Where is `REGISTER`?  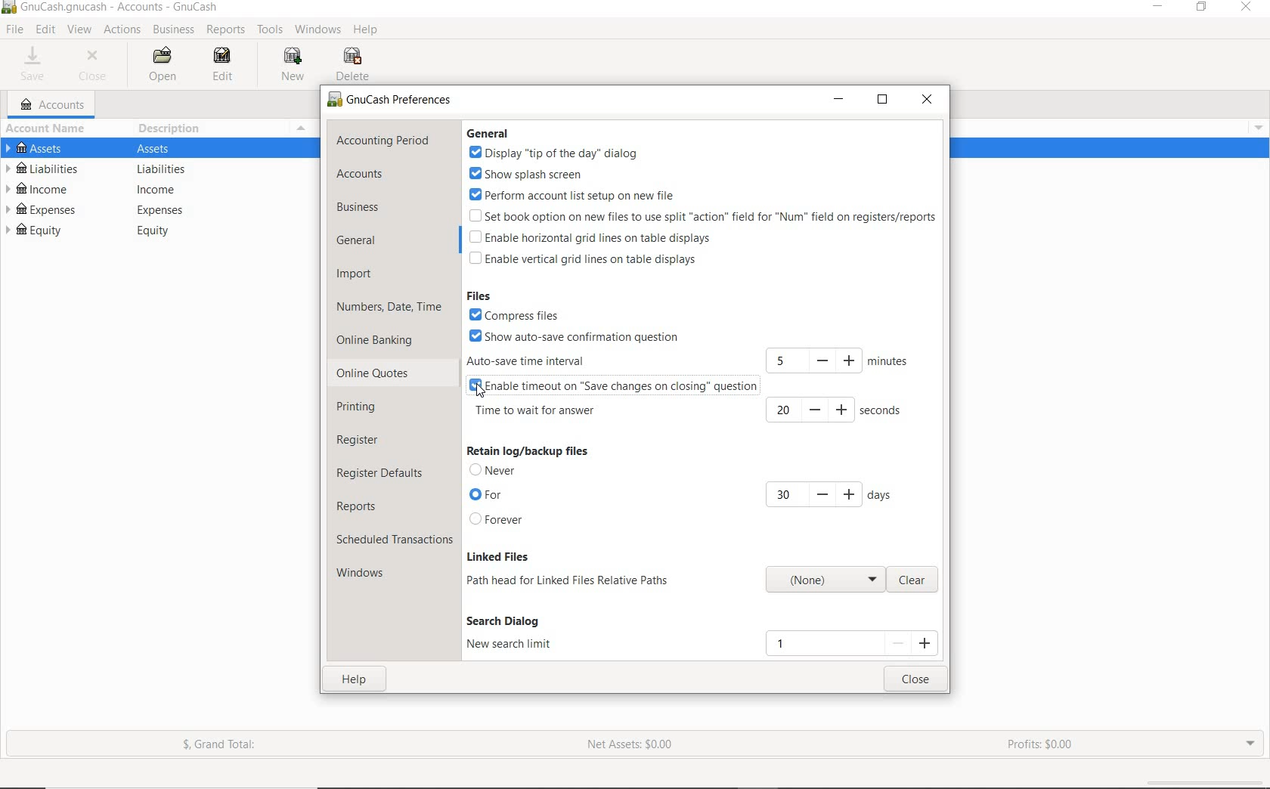
REGISTER is located at coordinates (364, 438).